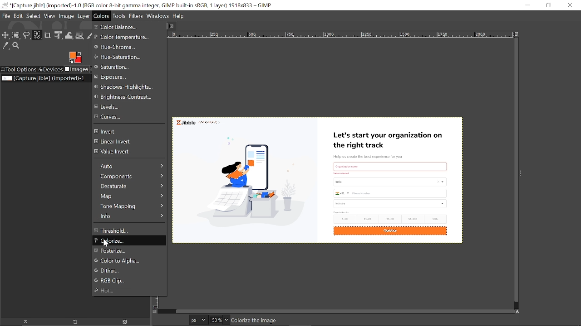  What do you see at coordinates (123, 38) in the screenshot?
I see `Color temperature` at bounding box center [123, 38].